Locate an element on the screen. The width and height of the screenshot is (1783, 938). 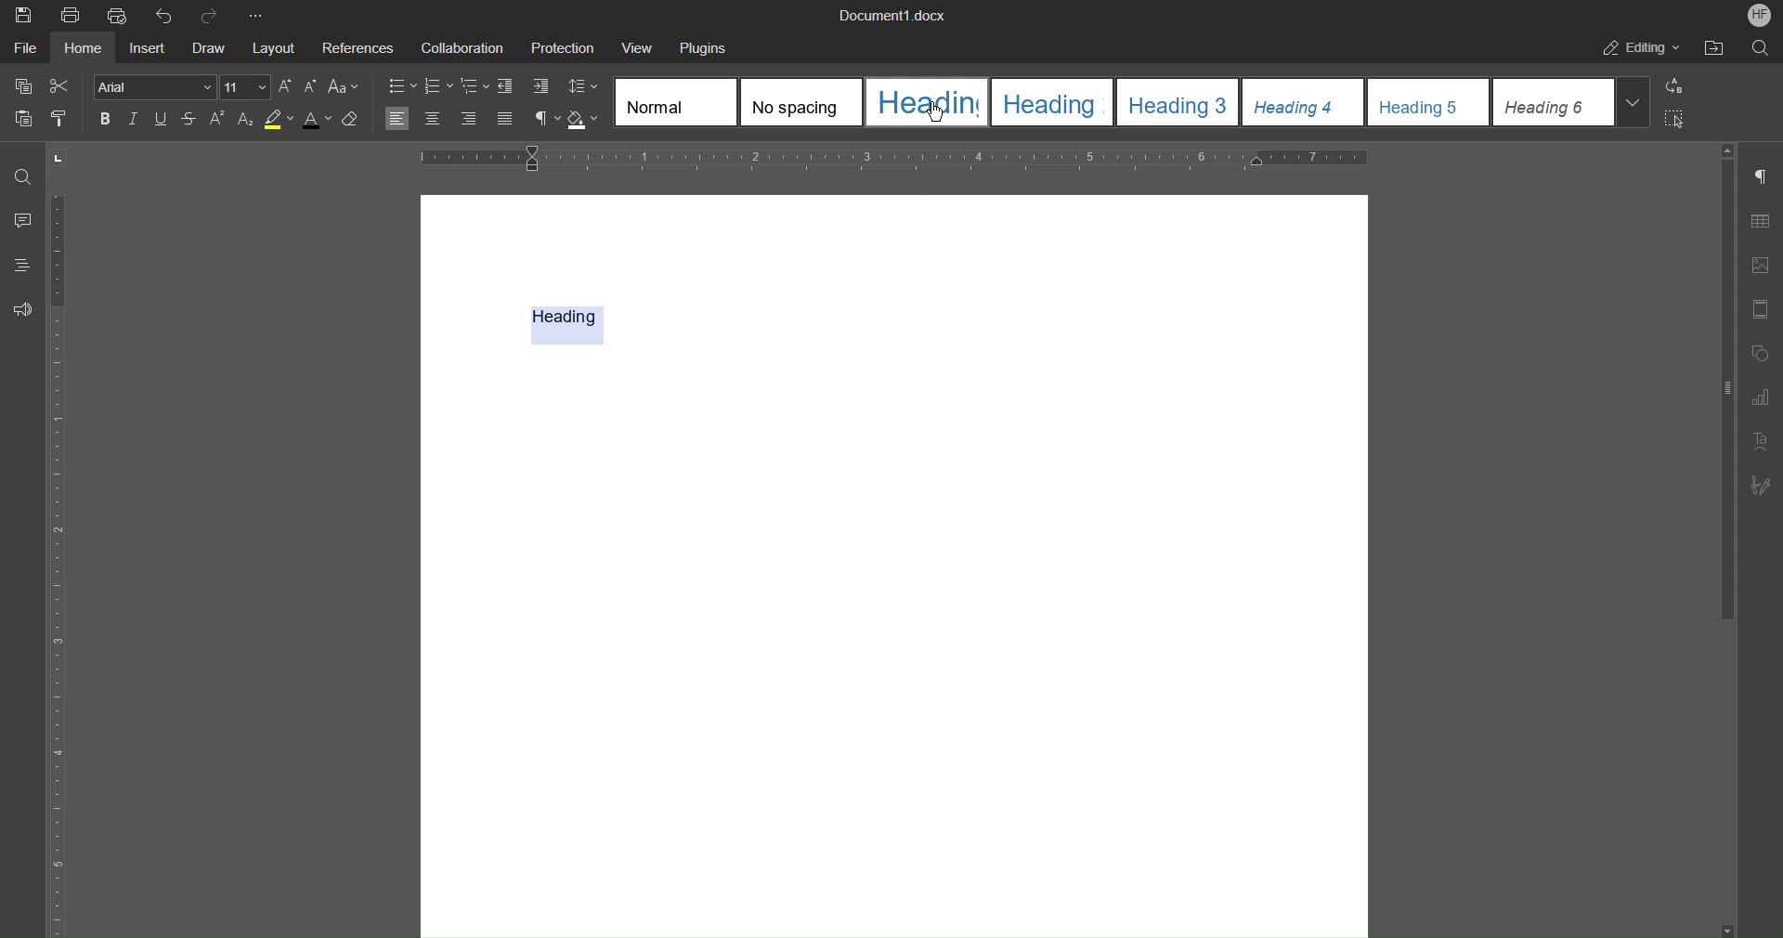
Paste is located at coordinates (21, 114).